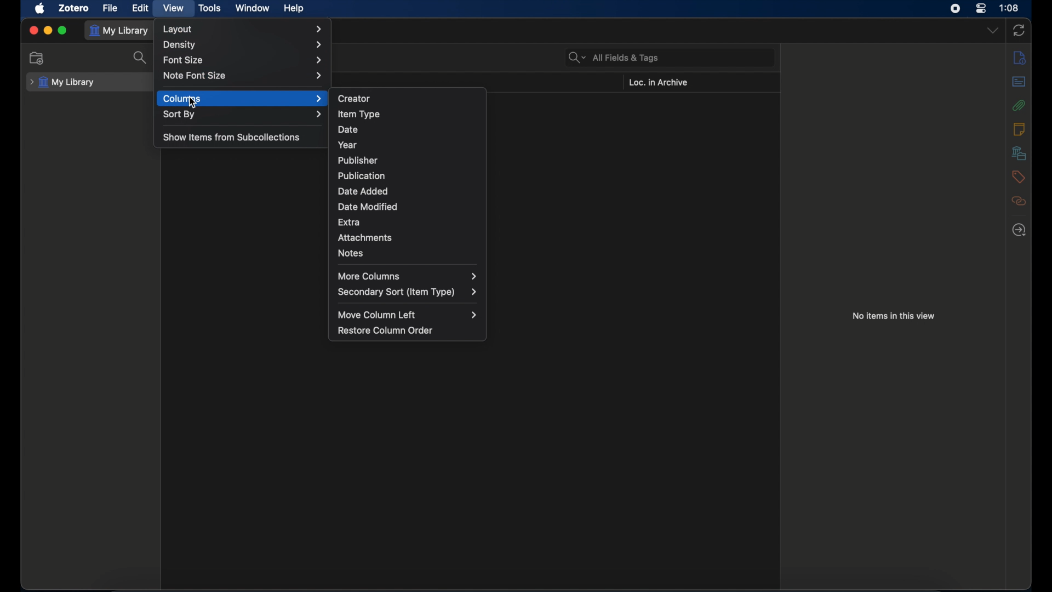 Image resolution: width=1052 pixels, height=592 pixels. I want to click on more columns, so click(408, 276).